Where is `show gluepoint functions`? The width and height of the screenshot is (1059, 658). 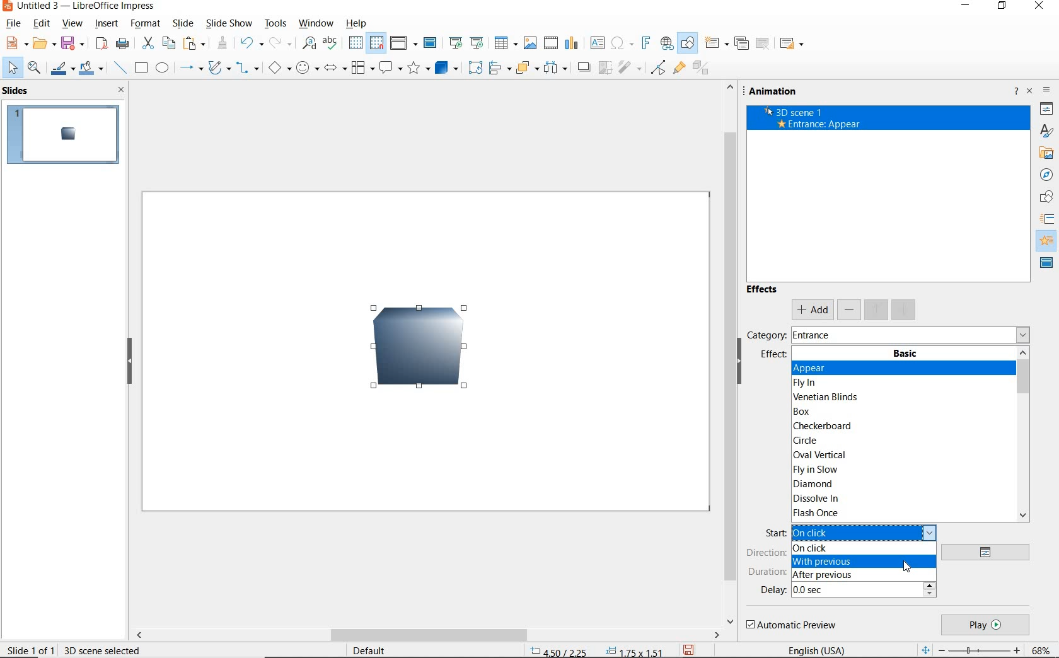
show gluepoint functions is located at coordinates (679, 69).